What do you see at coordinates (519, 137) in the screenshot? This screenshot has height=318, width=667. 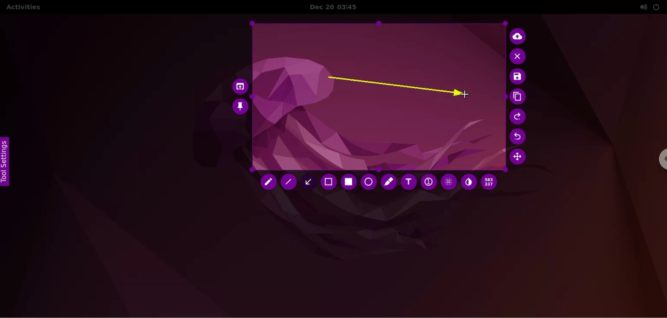 I see `undo` at bounding box center [519, 137].